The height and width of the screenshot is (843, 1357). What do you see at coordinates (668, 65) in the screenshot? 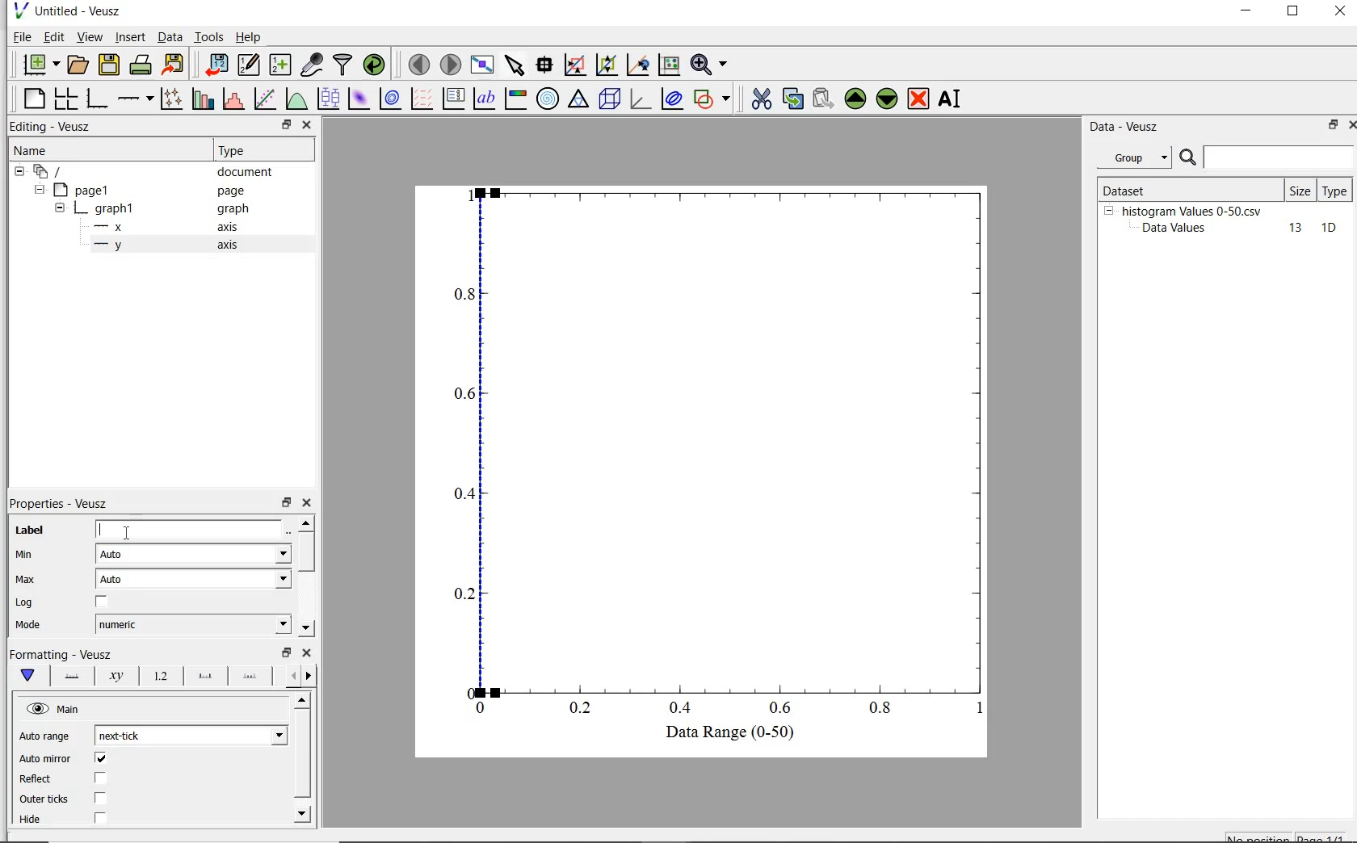
I see `click to recenter graph axes` at bounding box center [668, 65].